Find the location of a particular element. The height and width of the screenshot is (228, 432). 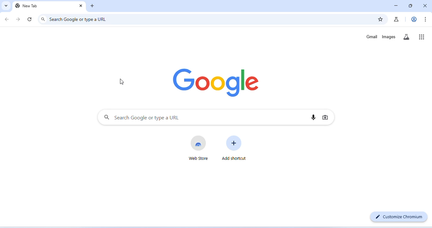

maximize is located at coordinates (411, 6).